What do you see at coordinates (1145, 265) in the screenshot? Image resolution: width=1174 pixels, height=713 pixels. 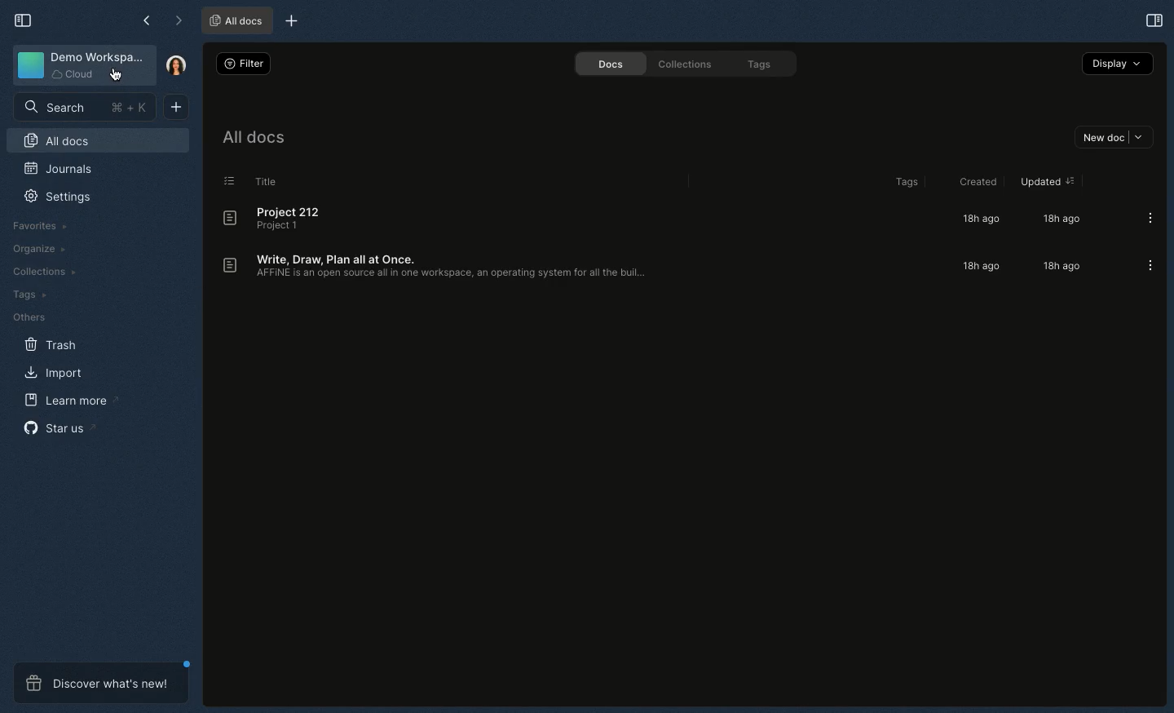 I see `Options` at bounding box center [1145, 265].